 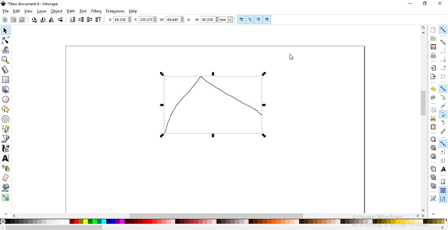 I want to click on snapping centers of bounding boxes, so click(x=443, y=76).